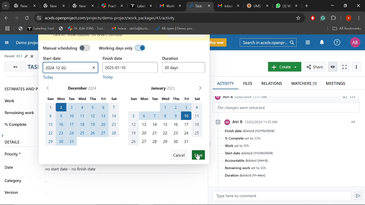 This screenshot has height=205, width=365. What do you see at coordinates (352, 122) in the screenshot?
I see `#4` at bounding box center [352, 122].